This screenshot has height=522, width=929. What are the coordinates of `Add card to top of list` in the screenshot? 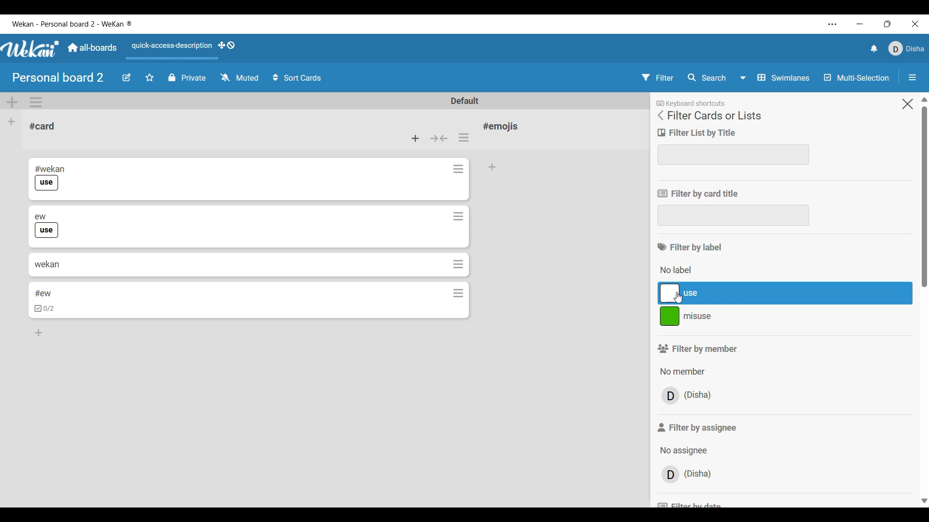 It's located at (415, 138).